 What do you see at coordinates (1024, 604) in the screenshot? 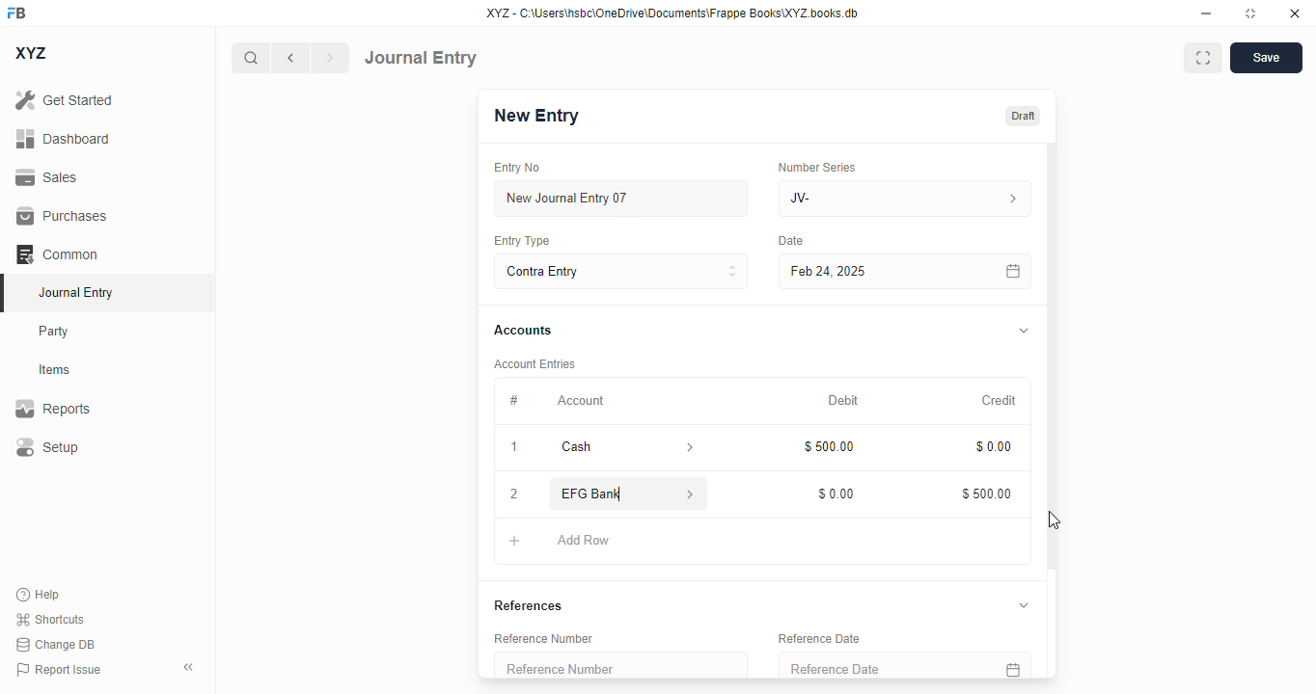
I see `toggle expand/collapse` at bounding box center [1024, 604].